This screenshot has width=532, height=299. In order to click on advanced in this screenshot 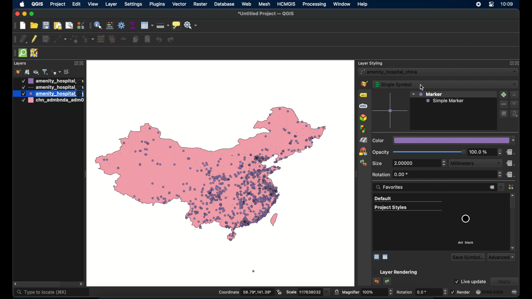, I will do `click(501, 257)`.